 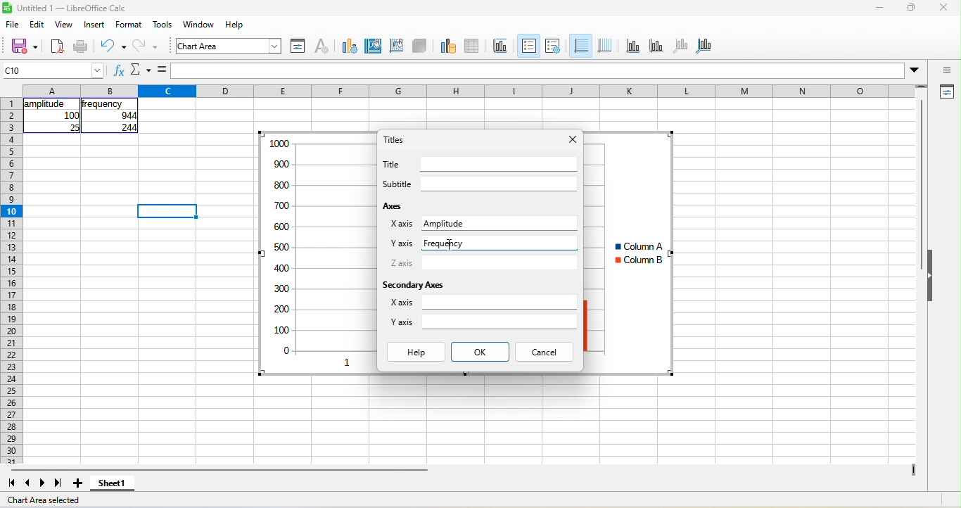 I want to click on character, so click(x=322, y=46).